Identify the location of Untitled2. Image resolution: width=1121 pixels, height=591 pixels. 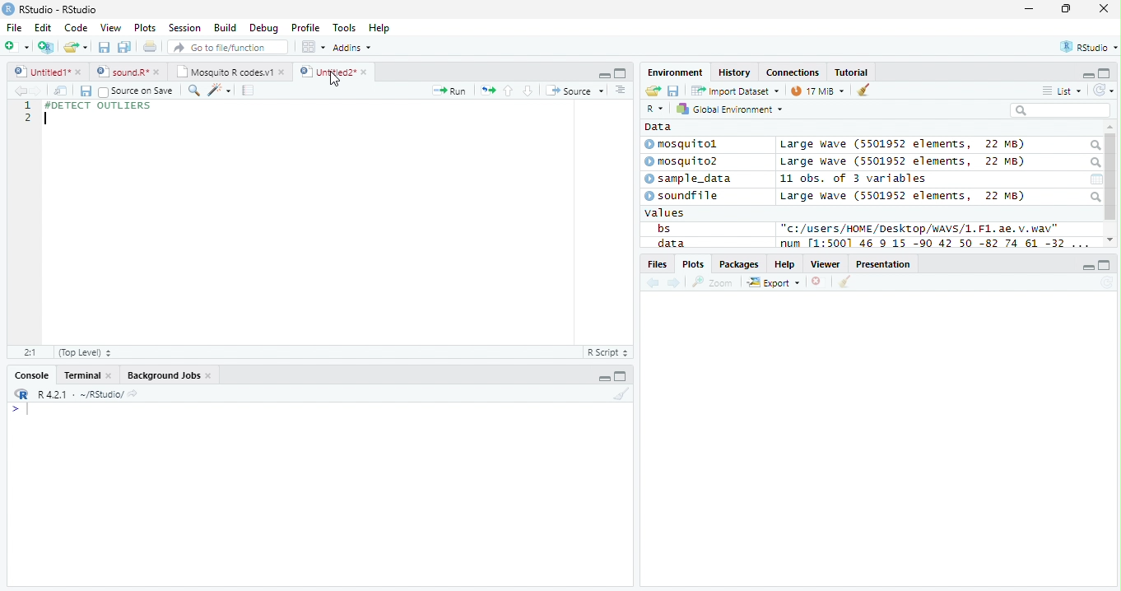
(333, 72).